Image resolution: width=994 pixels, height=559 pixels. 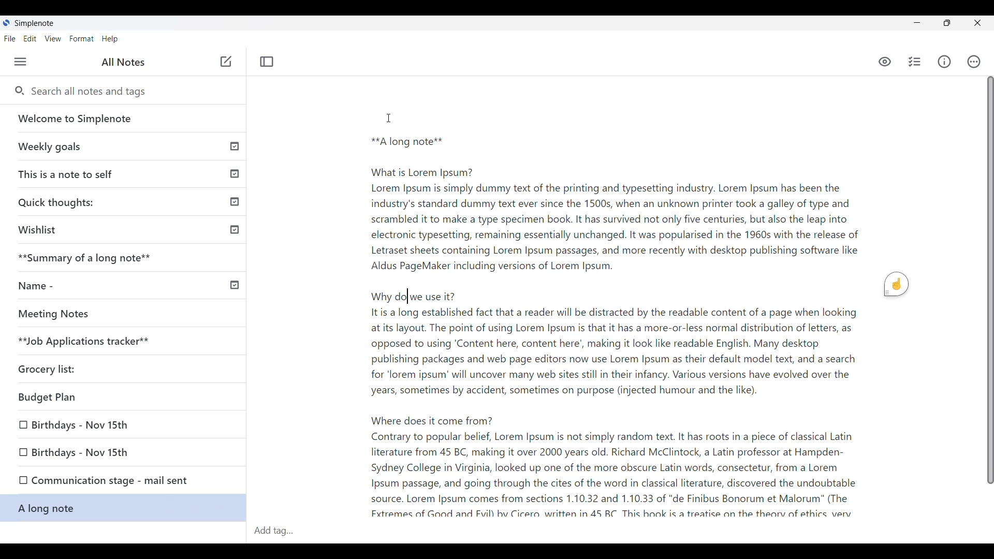 I want to click on Search all notes and tags, so click(x=93, y=92).